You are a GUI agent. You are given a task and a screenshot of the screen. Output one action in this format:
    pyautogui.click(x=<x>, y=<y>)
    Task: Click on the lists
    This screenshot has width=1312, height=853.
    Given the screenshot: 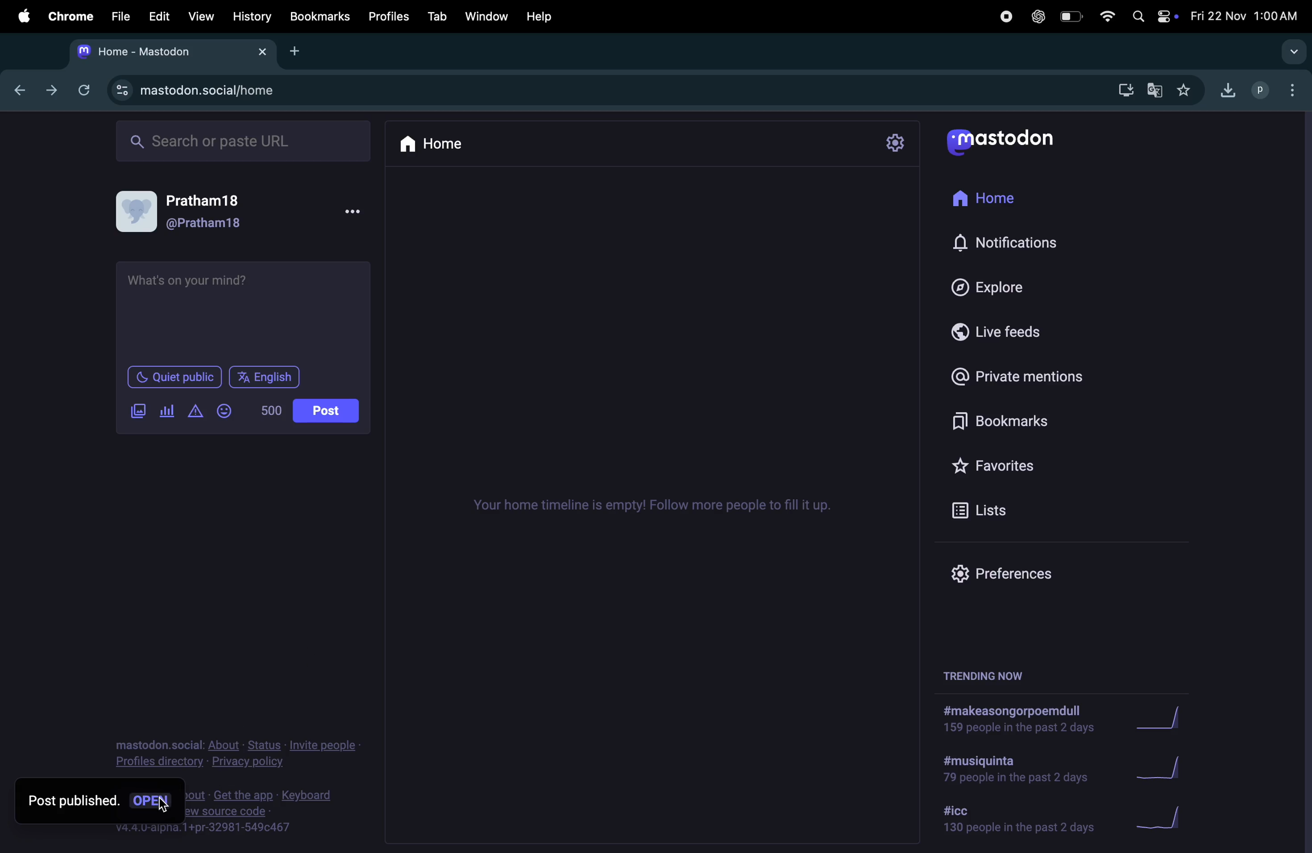 What is the action you would take?
    pyautogui.click(x=1034, y=514)
    